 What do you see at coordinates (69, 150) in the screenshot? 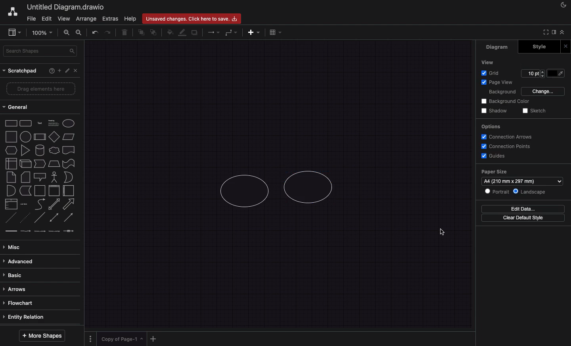
I see `document` at bounding box center [69, 150].